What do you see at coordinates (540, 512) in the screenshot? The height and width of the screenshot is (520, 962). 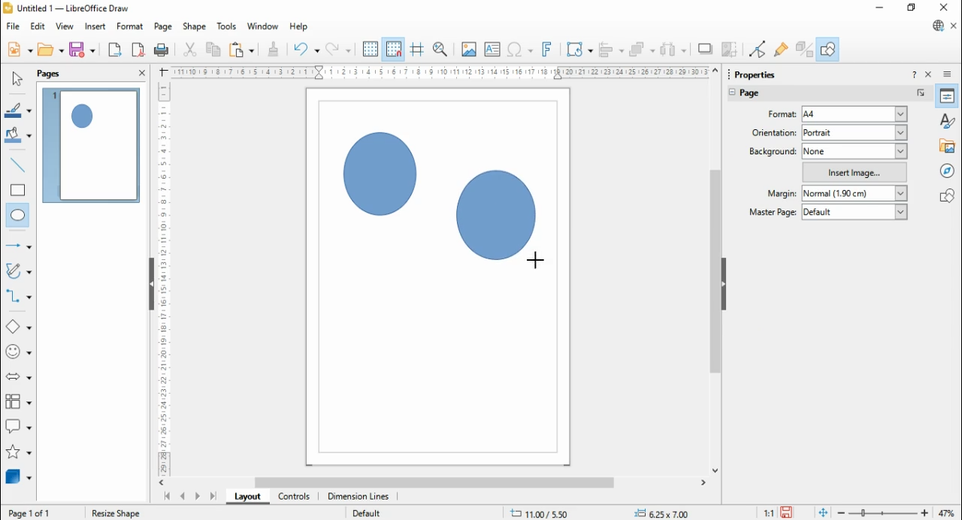 I see ` .11.58/ 13.41` at bounding box center [540, 512].